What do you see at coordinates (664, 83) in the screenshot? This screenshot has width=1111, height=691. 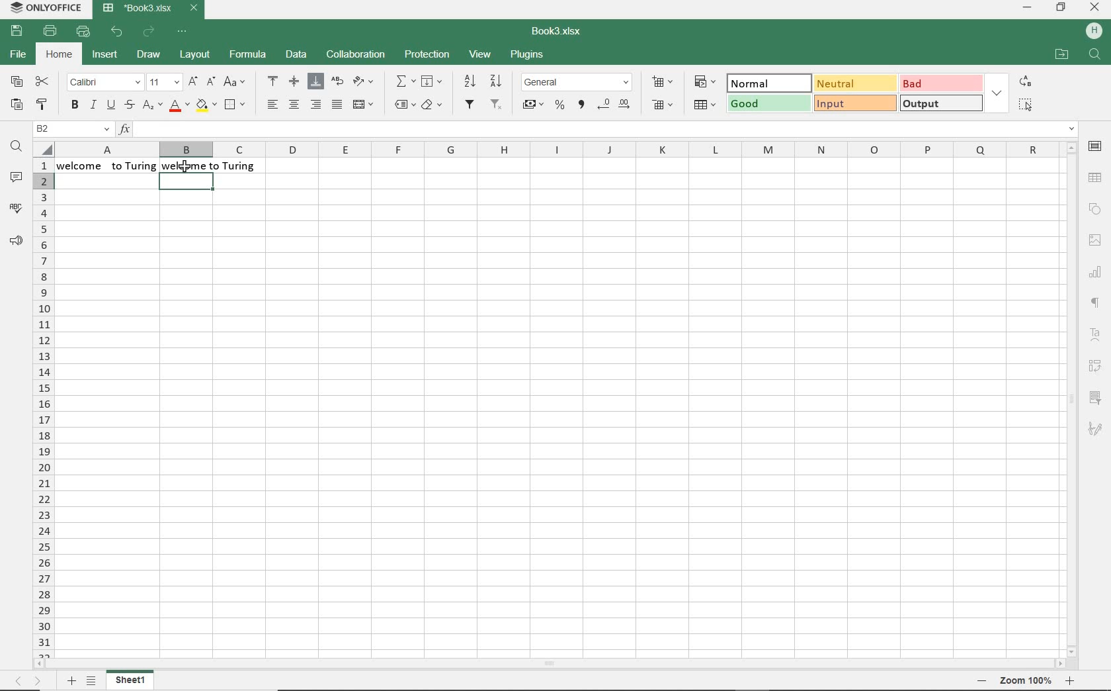 I see `insert cells` at bounding box center [664, 83].